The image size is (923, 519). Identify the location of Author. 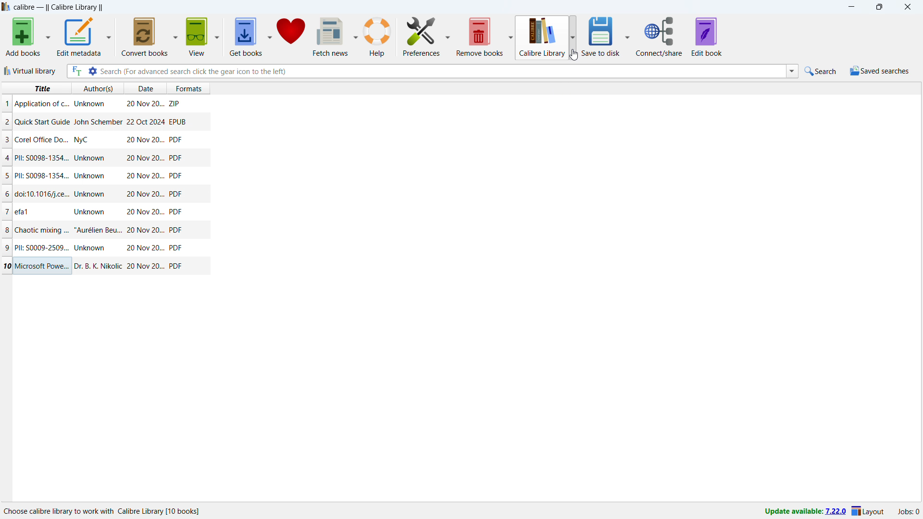
(91, 248).